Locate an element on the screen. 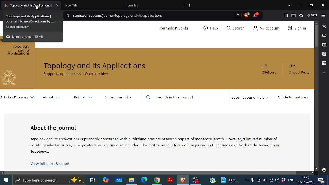 The width and height of the screenshot is (329, 185). L is located at coordinates (324, 26).